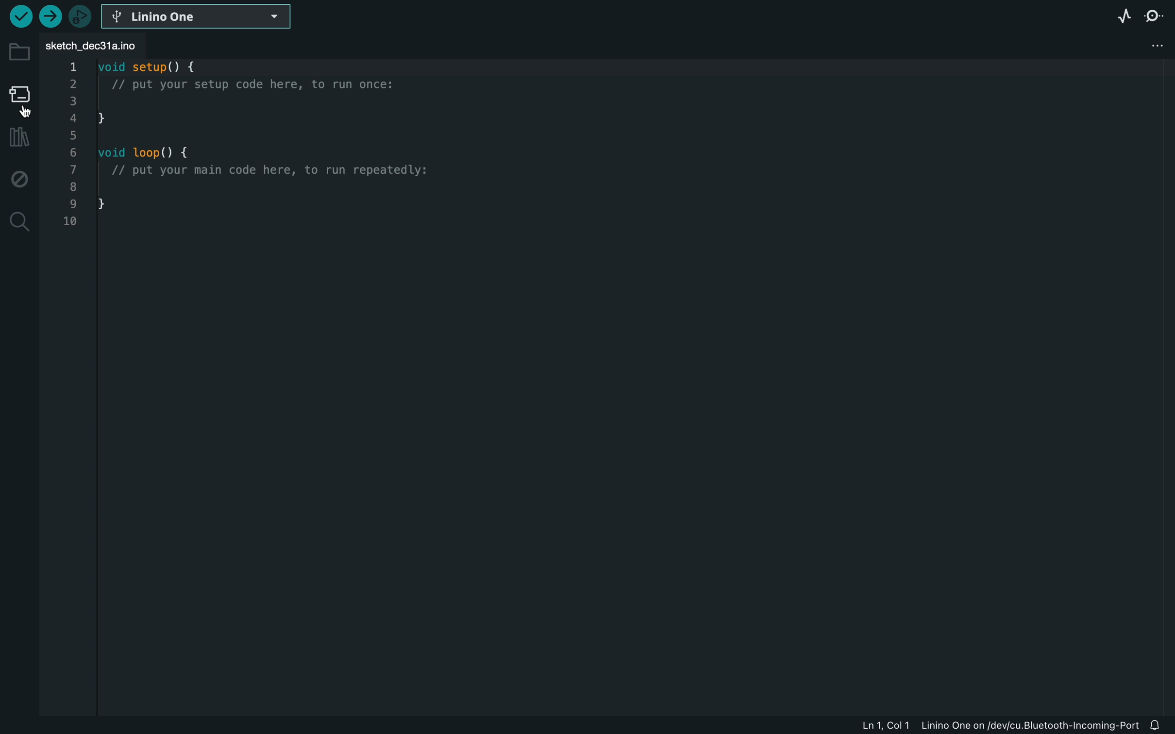 This screenshot has width=1175, height=734. I want to click on select board, so click(198, 16).